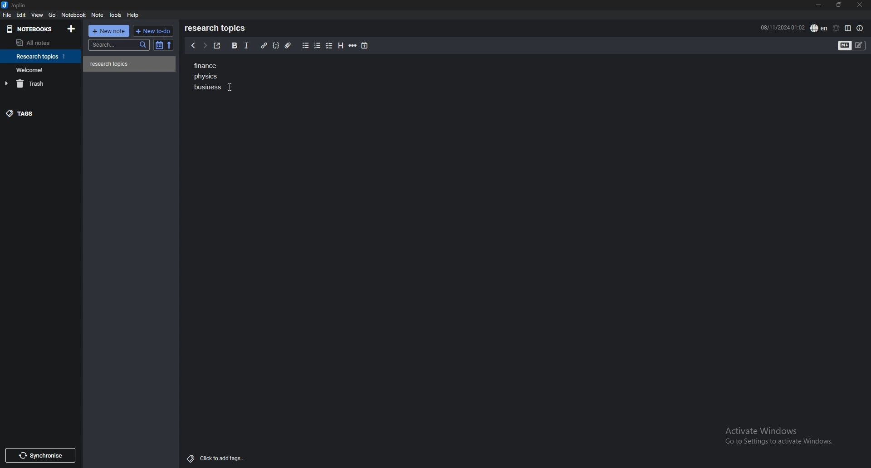 Image resolution: width=871 pixels, height=468 pixels. I want to click on bold, so click(233, 46).